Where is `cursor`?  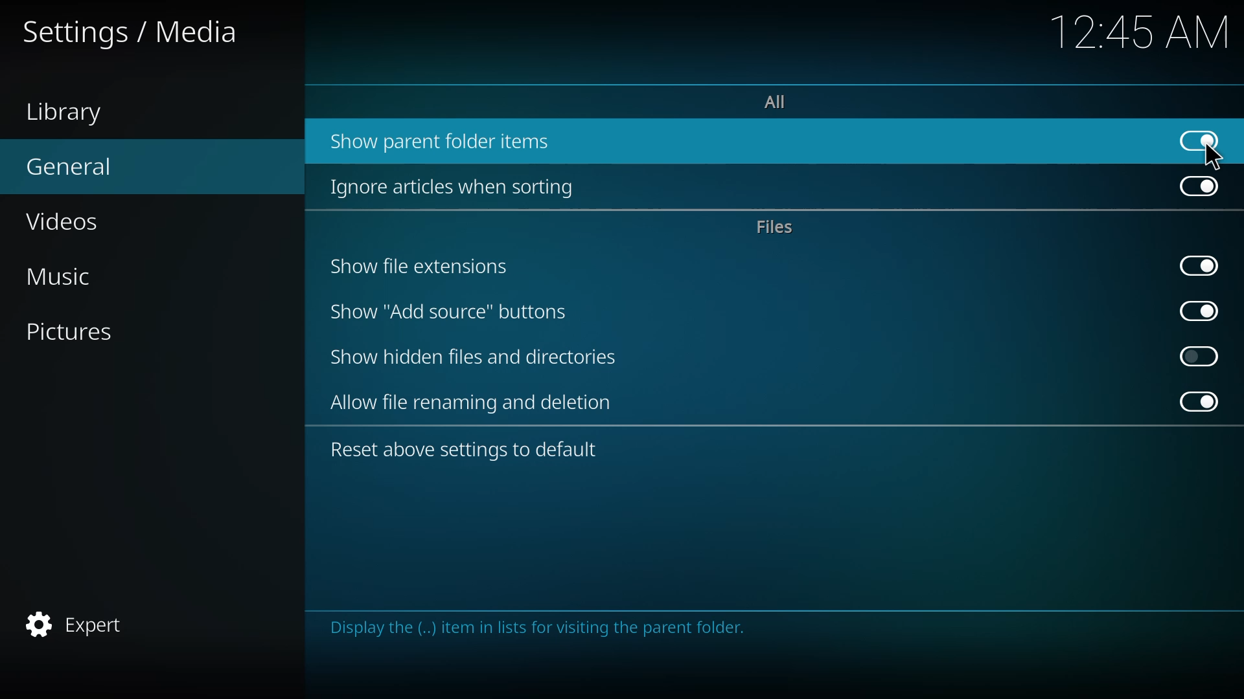 cursor is located at coordinates (1214, 159).